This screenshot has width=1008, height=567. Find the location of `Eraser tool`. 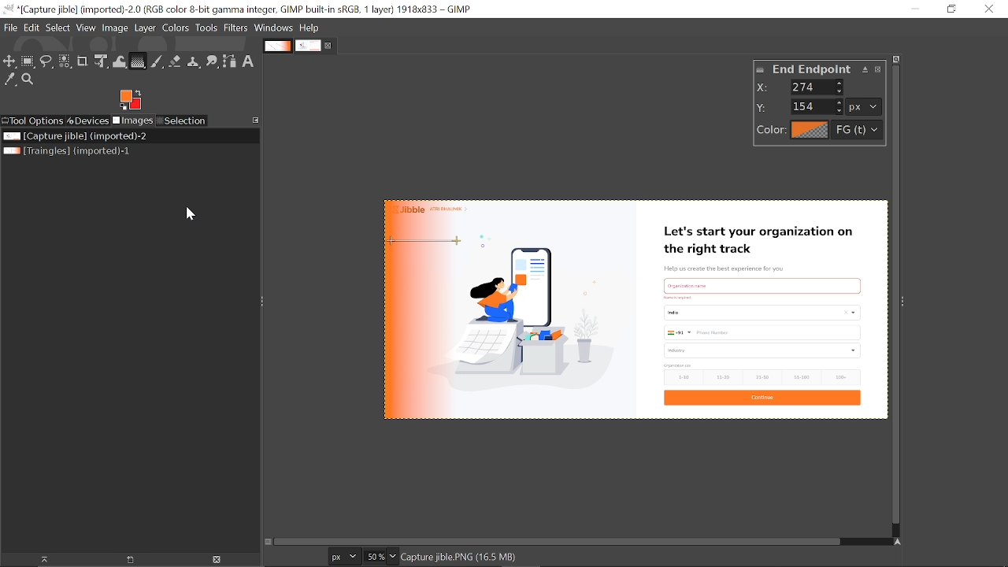

Eraser tool is located at coordinates (175, 61).